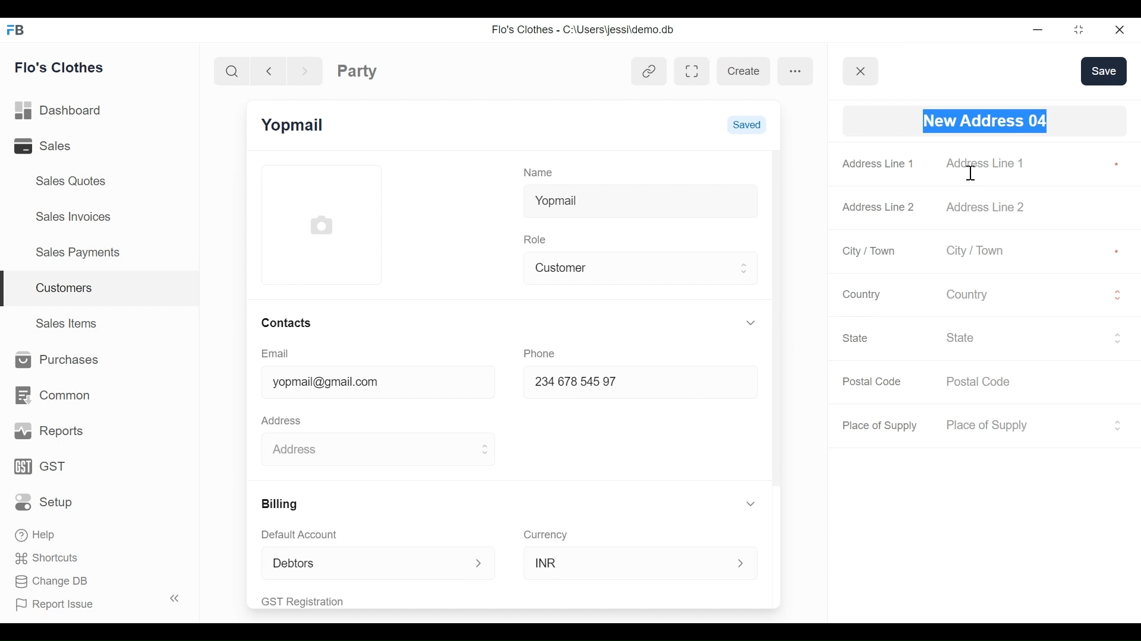 This screenshot has height=641, width=1141. Describe the element at coordinates (742, 563) in the screenshot. I see `Expand` at that location.